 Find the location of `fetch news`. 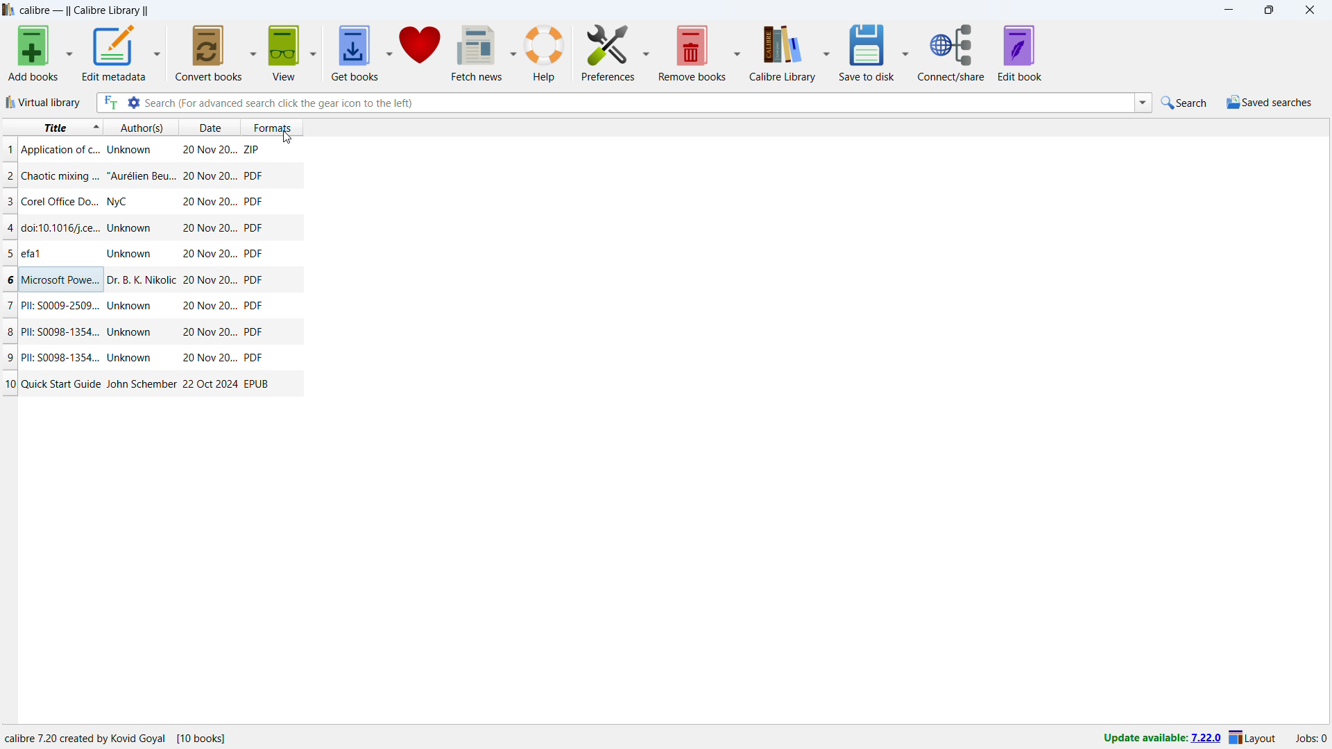

fetch news is located at coordinates (478, 53).